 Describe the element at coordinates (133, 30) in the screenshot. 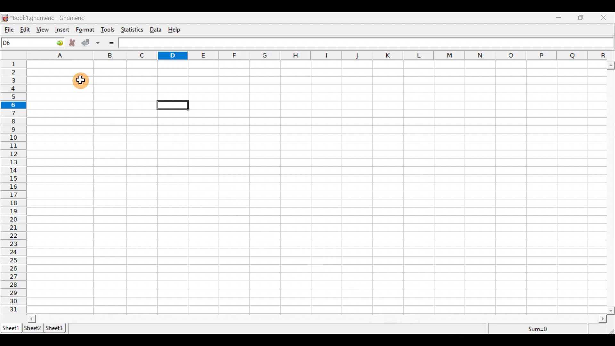

I see `Statistics` at that location.